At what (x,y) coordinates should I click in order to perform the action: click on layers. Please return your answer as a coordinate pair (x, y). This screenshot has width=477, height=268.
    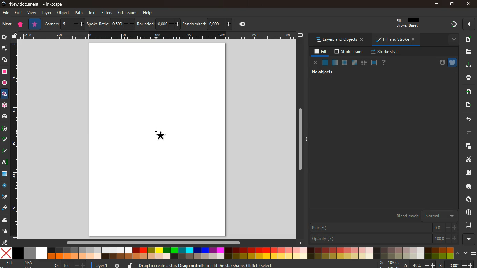
    Looking at the image, I should click on (466, 146).